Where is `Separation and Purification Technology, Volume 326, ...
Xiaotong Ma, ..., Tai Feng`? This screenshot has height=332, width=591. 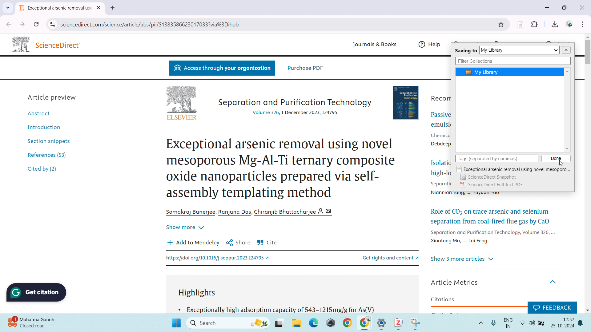
Separation and Purification Technology, Volume 326, ...
Xiaotong Ma, ..., Tai Feng is located at coordinates (492, 237).